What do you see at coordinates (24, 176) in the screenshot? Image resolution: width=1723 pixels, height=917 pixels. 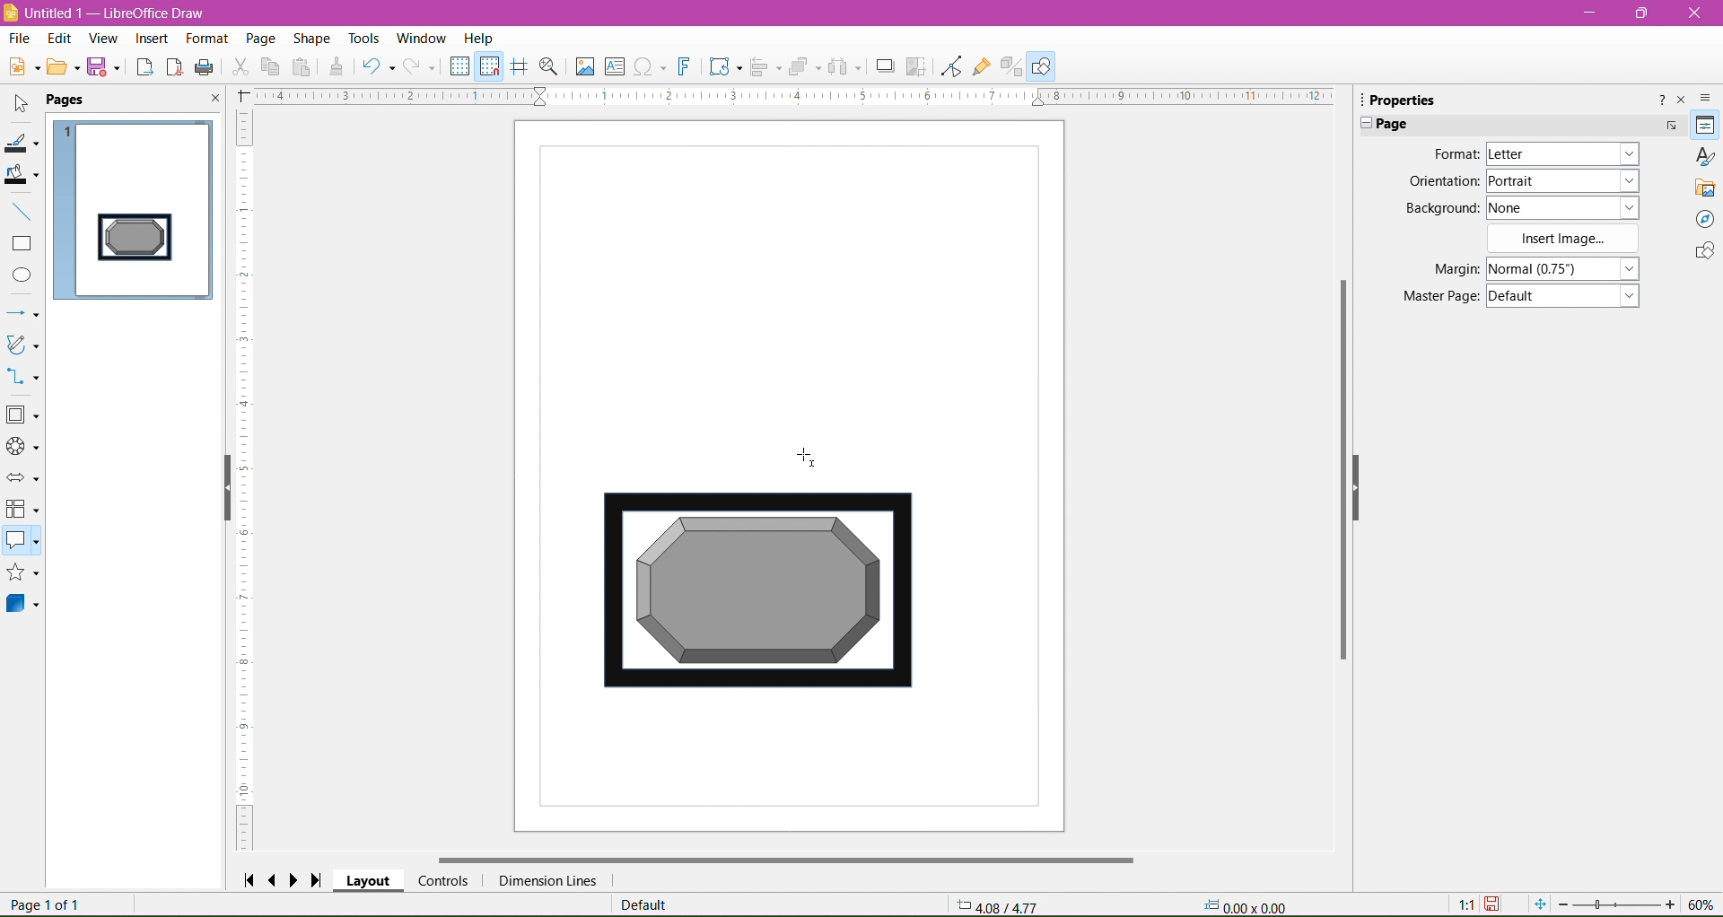 I see `Fill Color` at bounding box center [24, 176].